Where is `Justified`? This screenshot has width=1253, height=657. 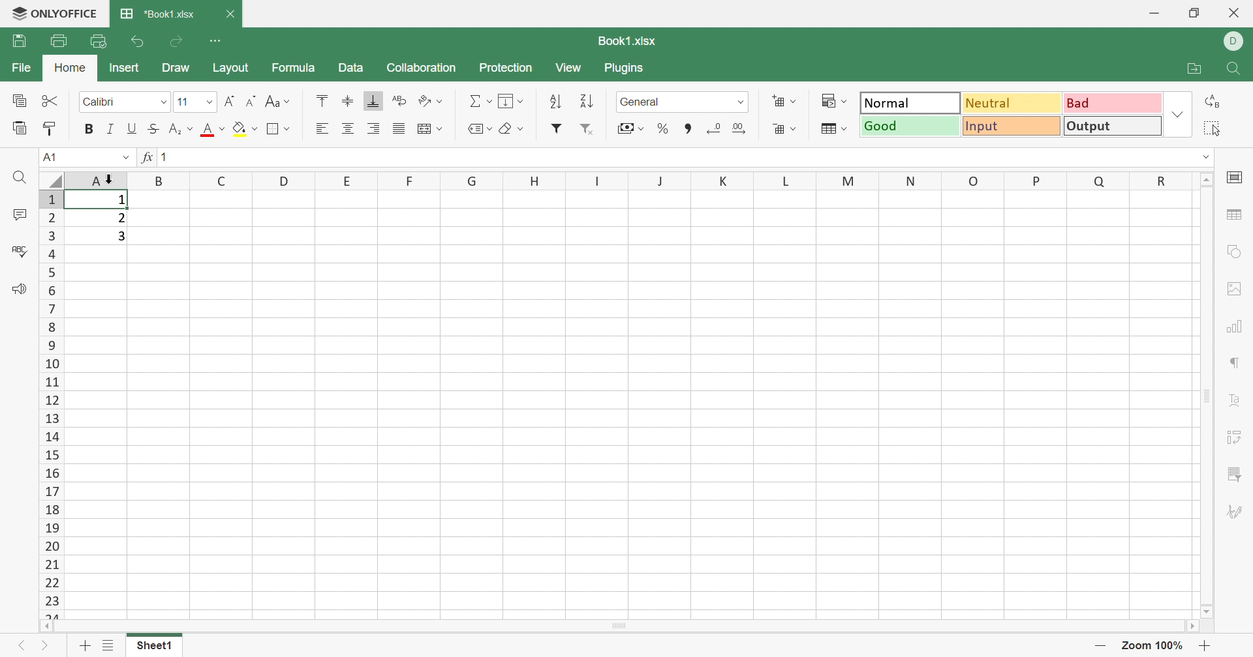 Justified is located at coordinates (398, 127).